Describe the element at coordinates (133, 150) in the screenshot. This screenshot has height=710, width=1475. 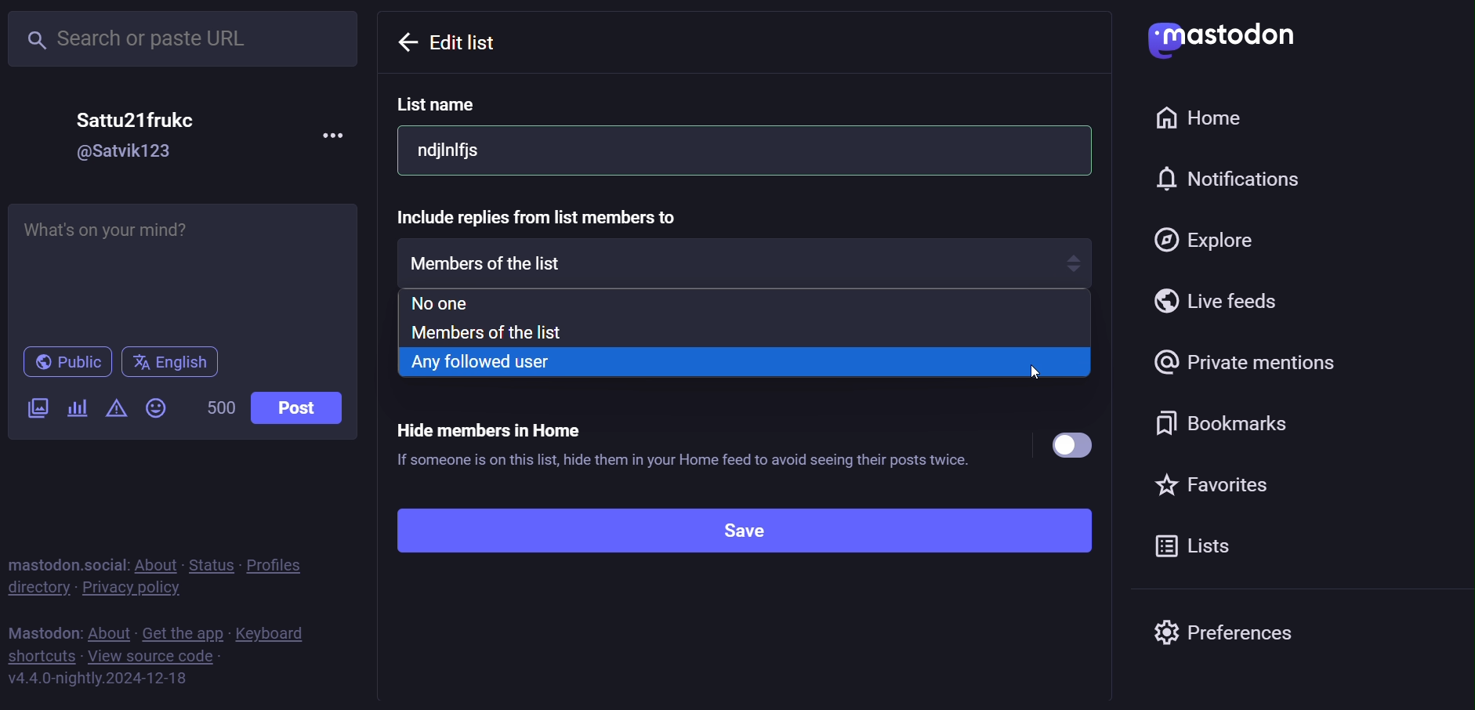
I see `@Satvik123` at that location.